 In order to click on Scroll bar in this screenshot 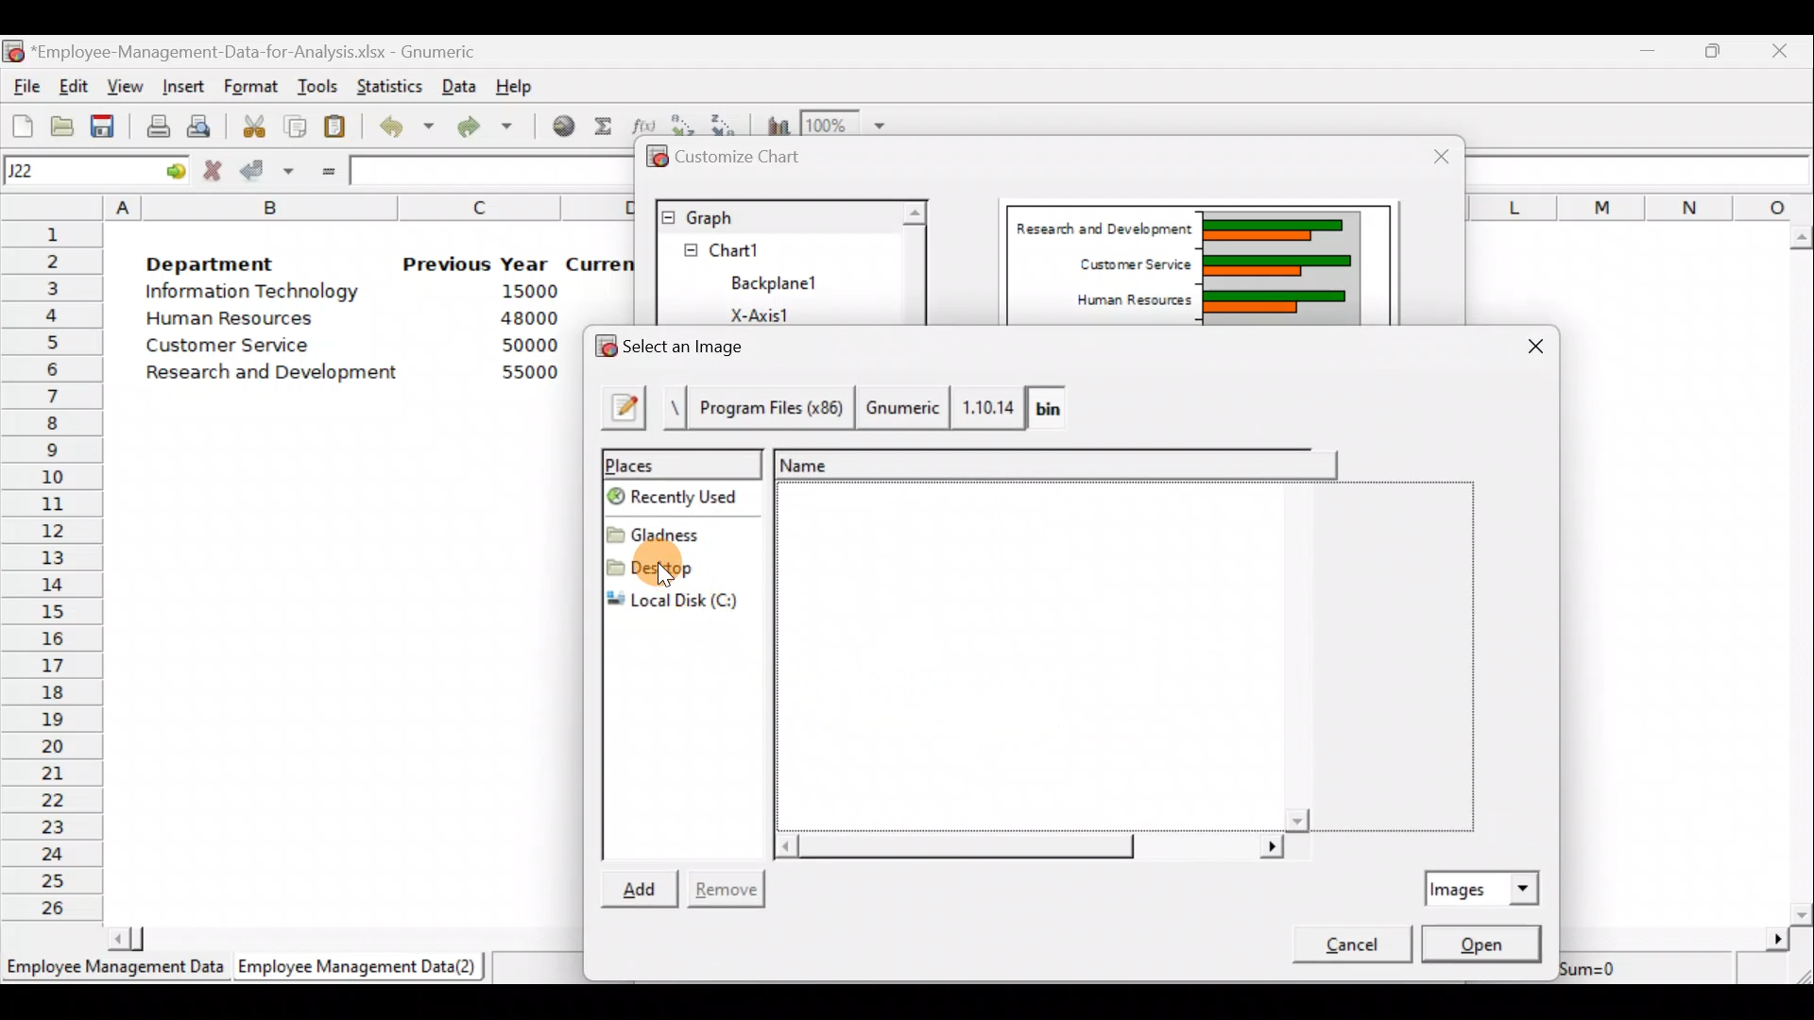, I will do `click(913, 262)`.